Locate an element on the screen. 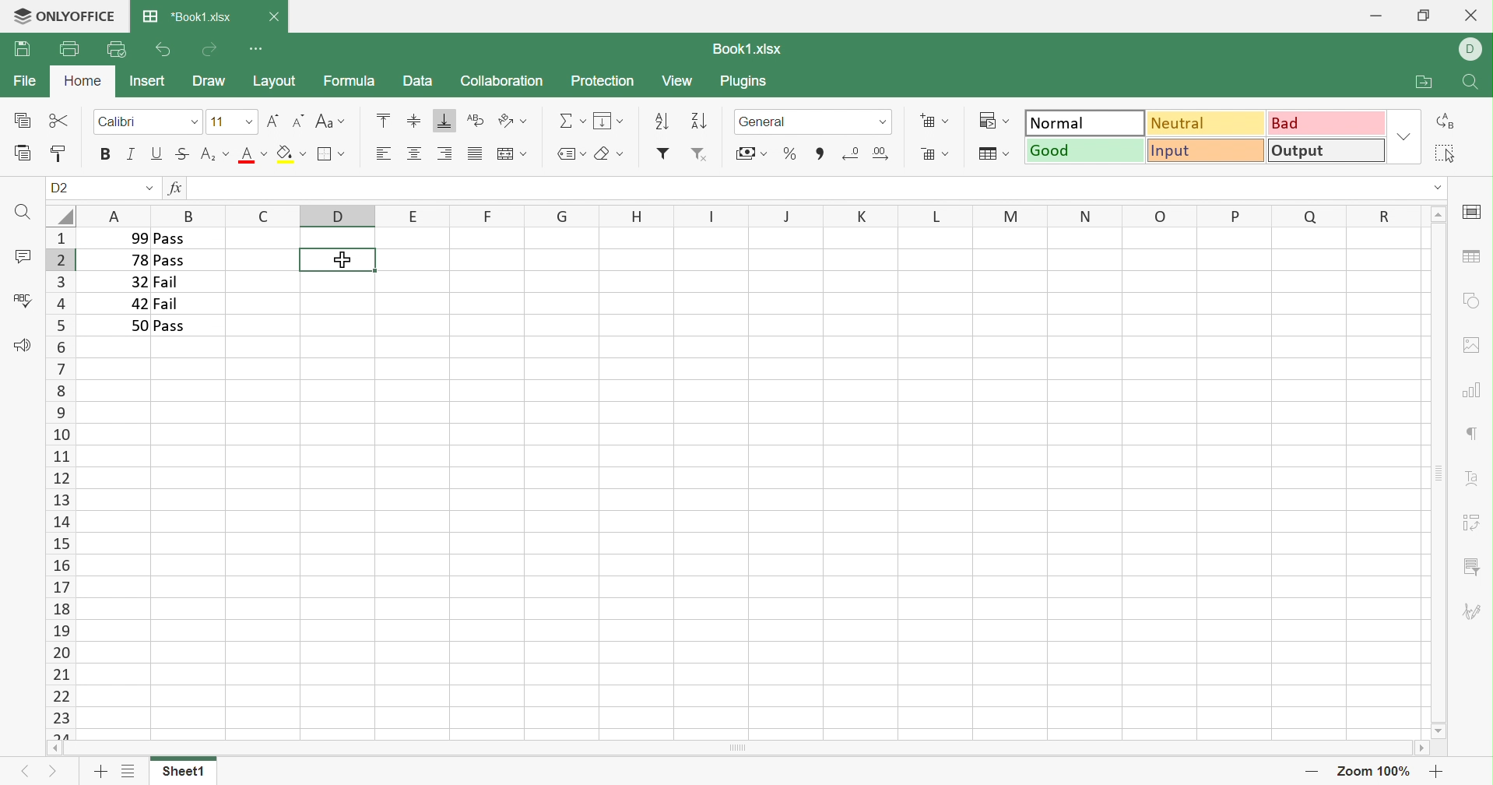 The width and height of the screenshot is (1493, 785). Clear is located at coordinates (610, 154).